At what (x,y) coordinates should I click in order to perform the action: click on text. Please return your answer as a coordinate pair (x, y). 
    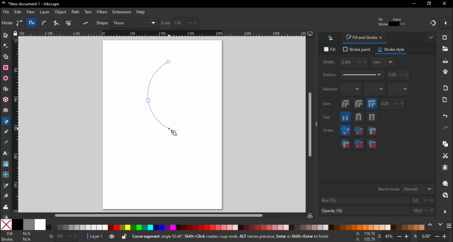
    Looking at the image, I should click on (88, 12).